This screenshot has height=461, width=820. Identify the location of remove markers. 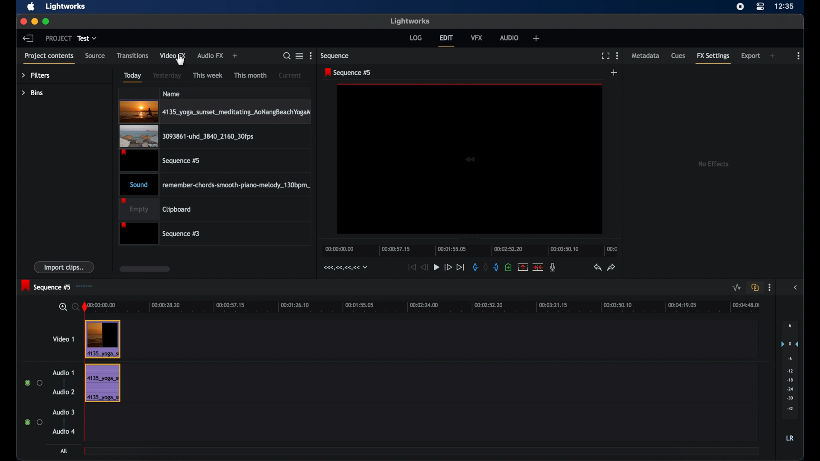
(485, 268).